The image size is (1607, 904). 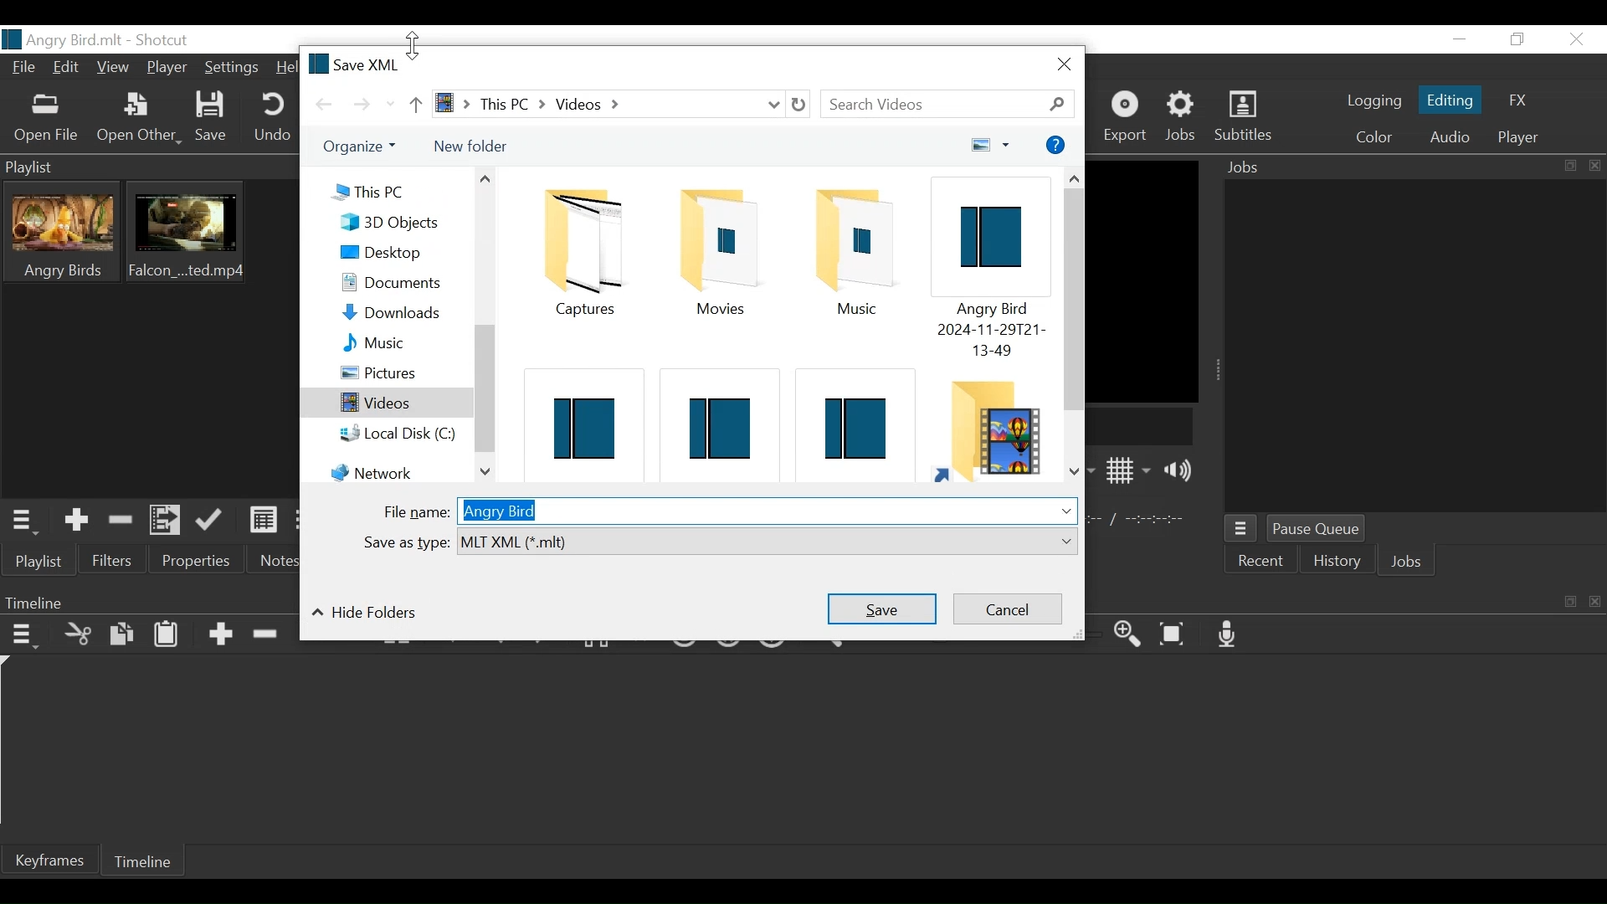 What do you see at coordinates (113, 69) in the screenshot?
I see `View` at bounding box center [113, 69].